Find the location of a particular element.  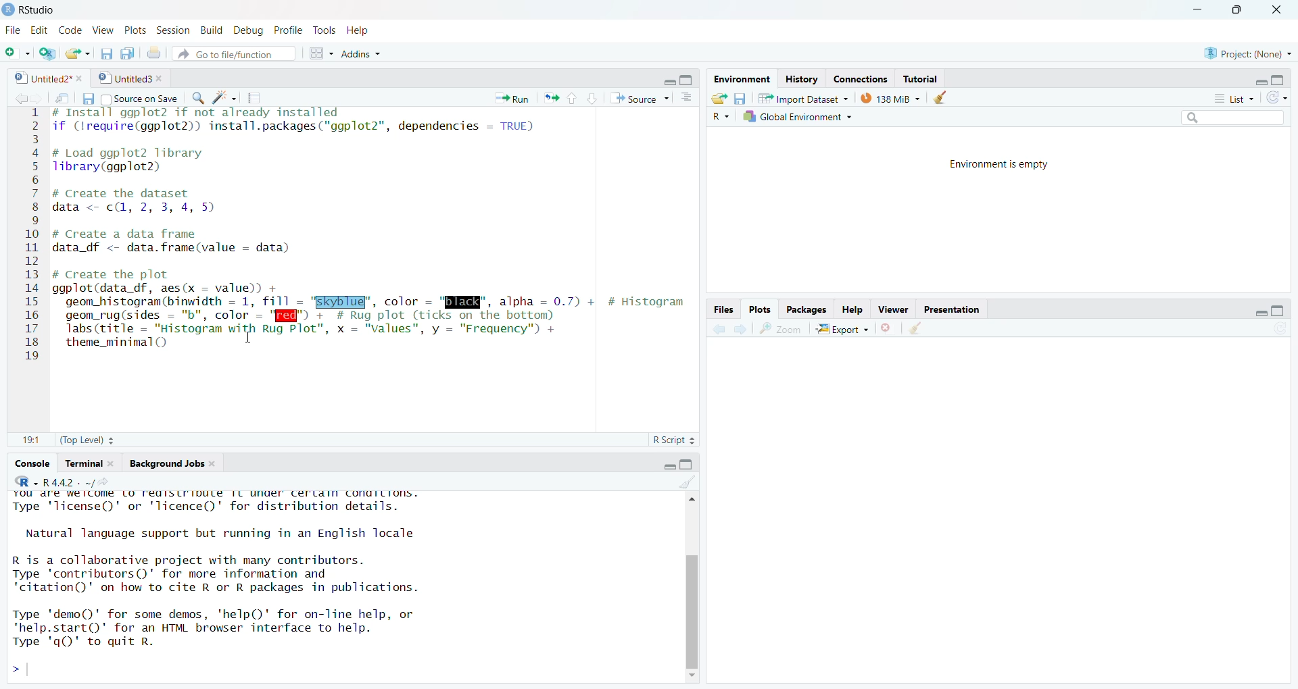

Print current doc is located at coordinates (156, 54).